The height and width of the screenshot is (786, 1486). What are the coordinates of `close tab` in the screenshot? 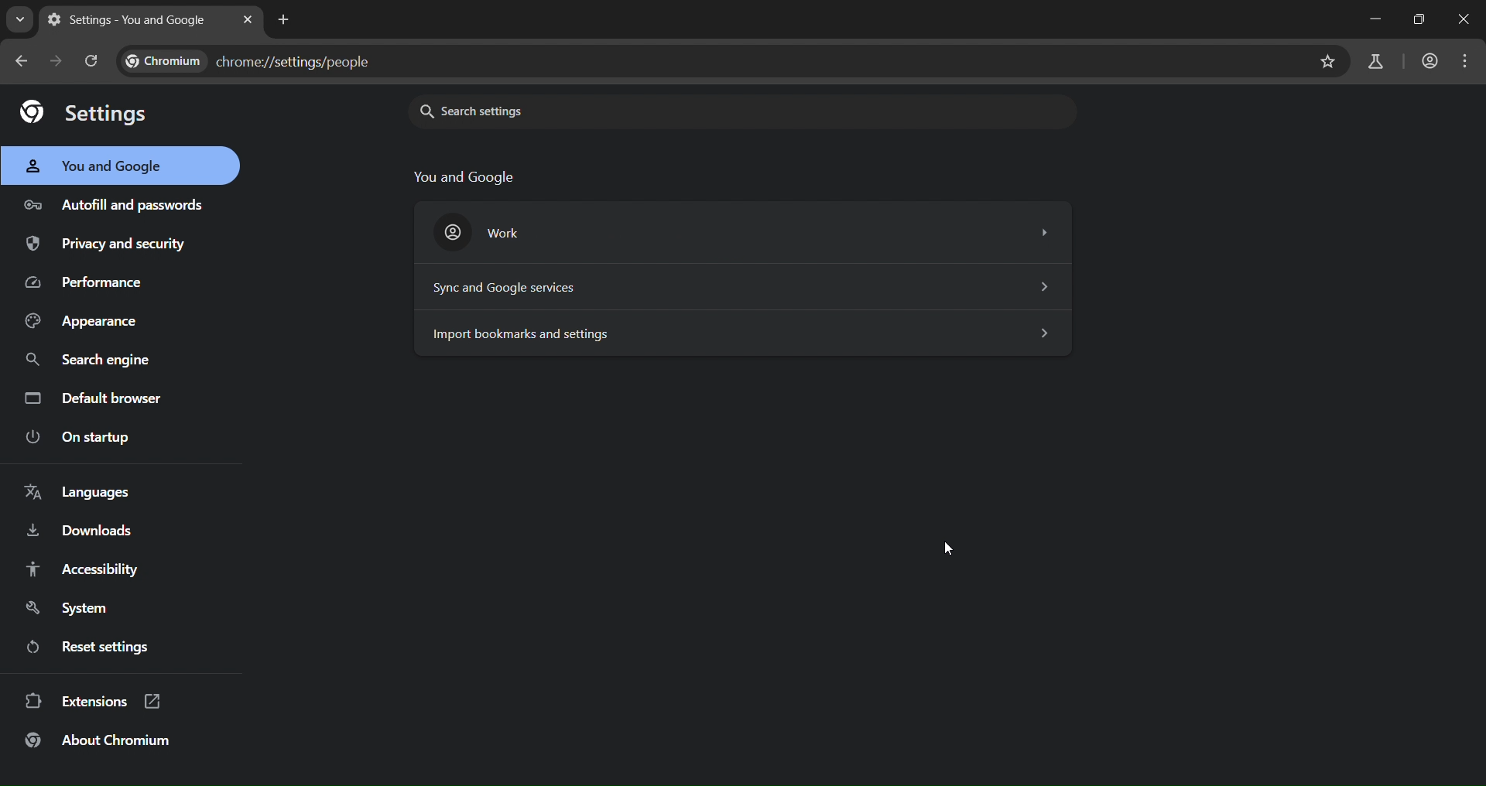 It's located at (249, 19).